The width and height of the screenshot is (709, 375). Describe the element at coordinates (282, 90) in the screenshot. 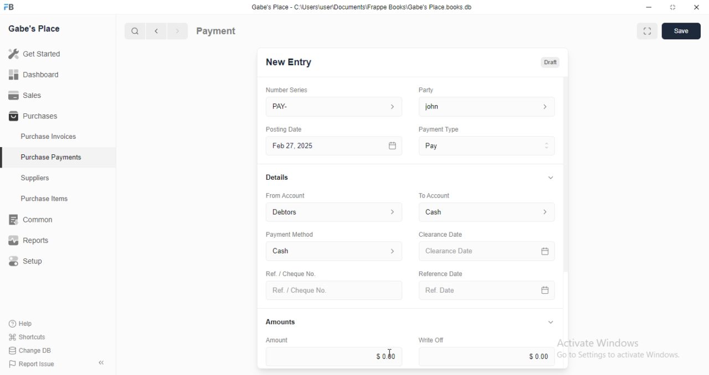

I see `Number Series` at that location.